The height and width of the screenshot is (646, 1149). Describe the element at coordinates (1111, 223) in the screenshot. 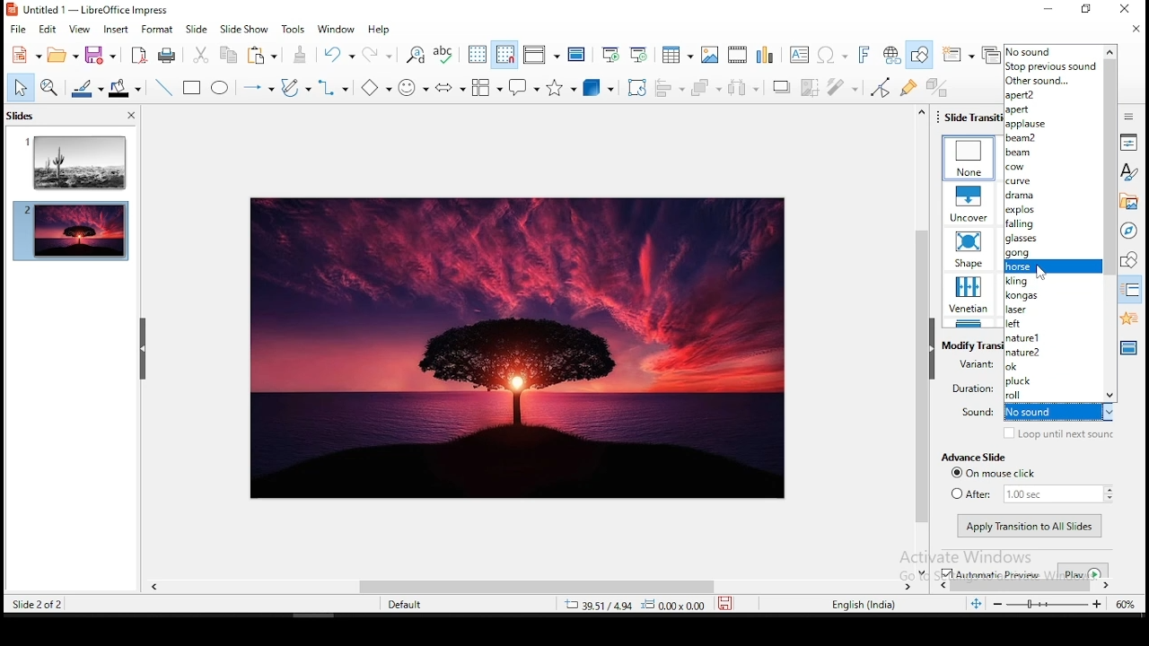

I see `scroll bar` at that location.